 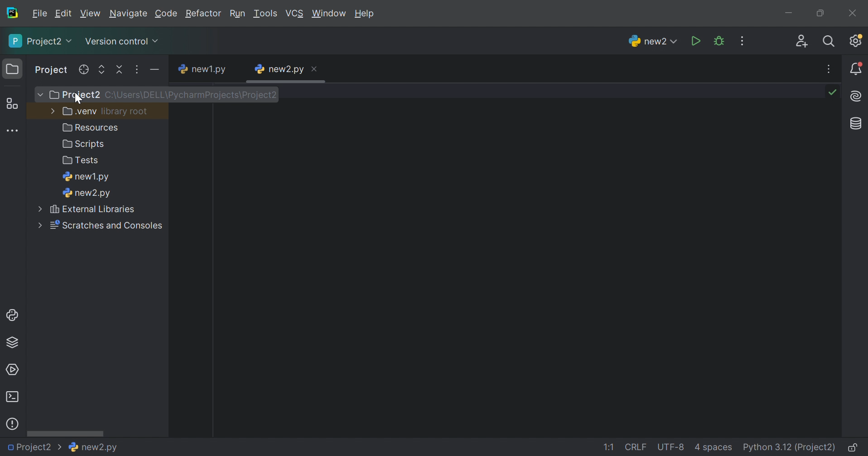 What do you see at coordinates (831, 42) in the screenshot?
I see `Search everywhere` at bounding box center [831, 42].